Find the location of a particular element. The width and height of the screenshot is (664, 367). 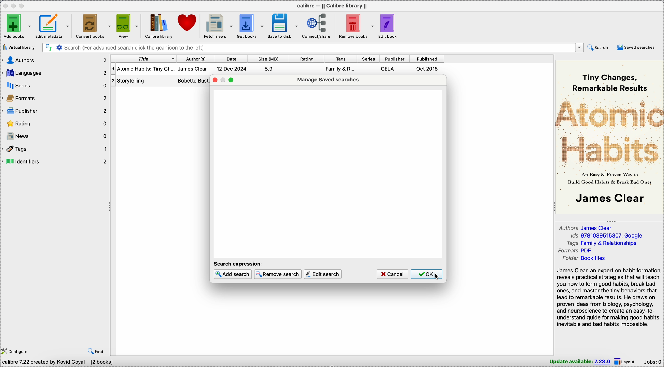

remove books is located at coordinates (355, 26).